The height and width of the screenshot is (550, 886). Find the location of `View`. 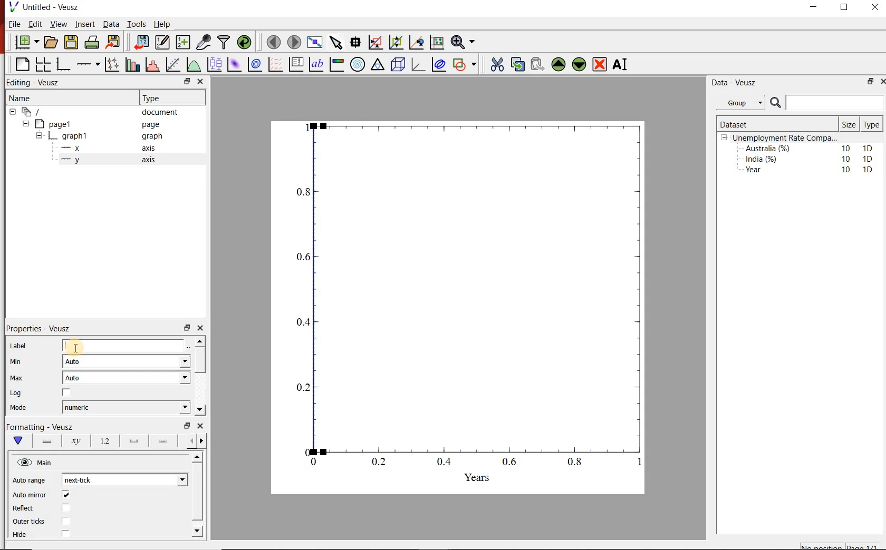

View is located at coordinates (57, 24).